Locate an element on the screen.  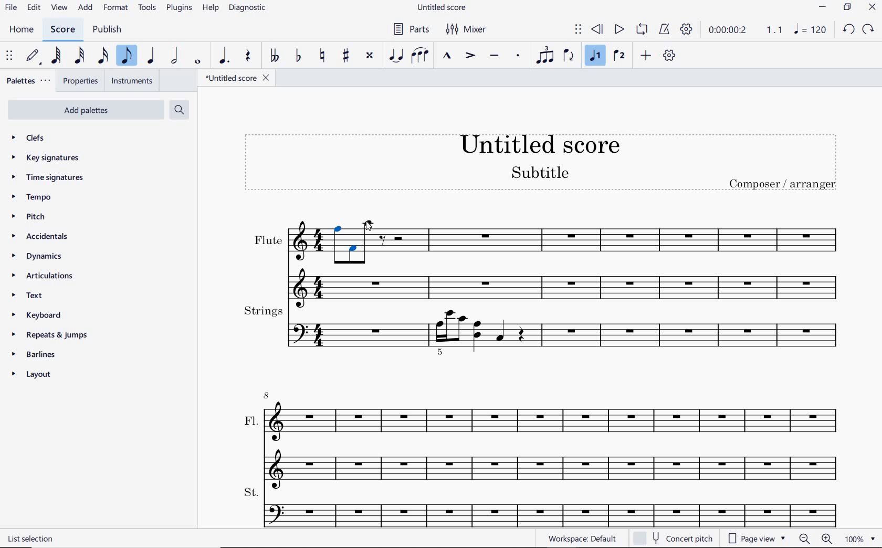
zoom factor is located at coordinates (861, 539).